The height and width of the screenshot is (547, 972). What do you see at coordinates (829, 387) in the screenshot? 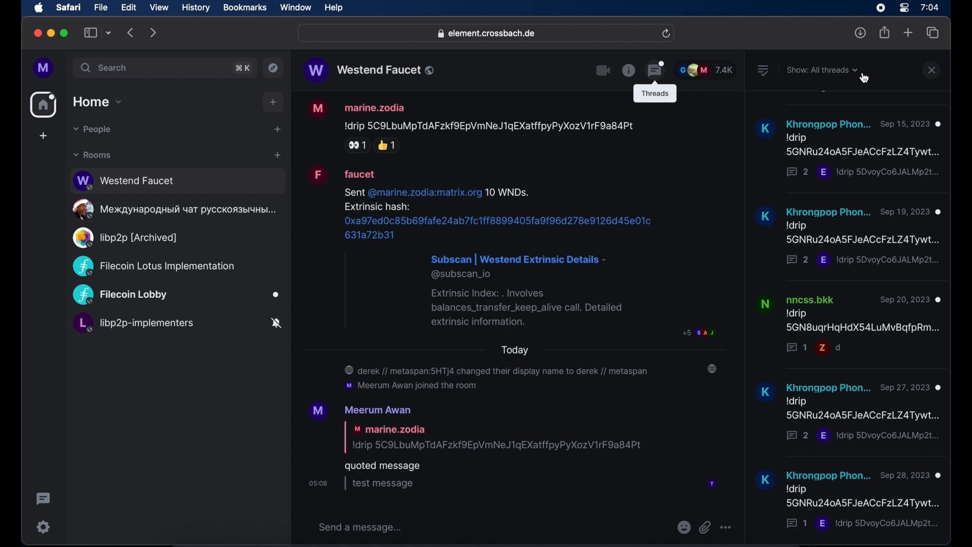
I see `khrongpop Phon...` at bounding box center [829, 387].